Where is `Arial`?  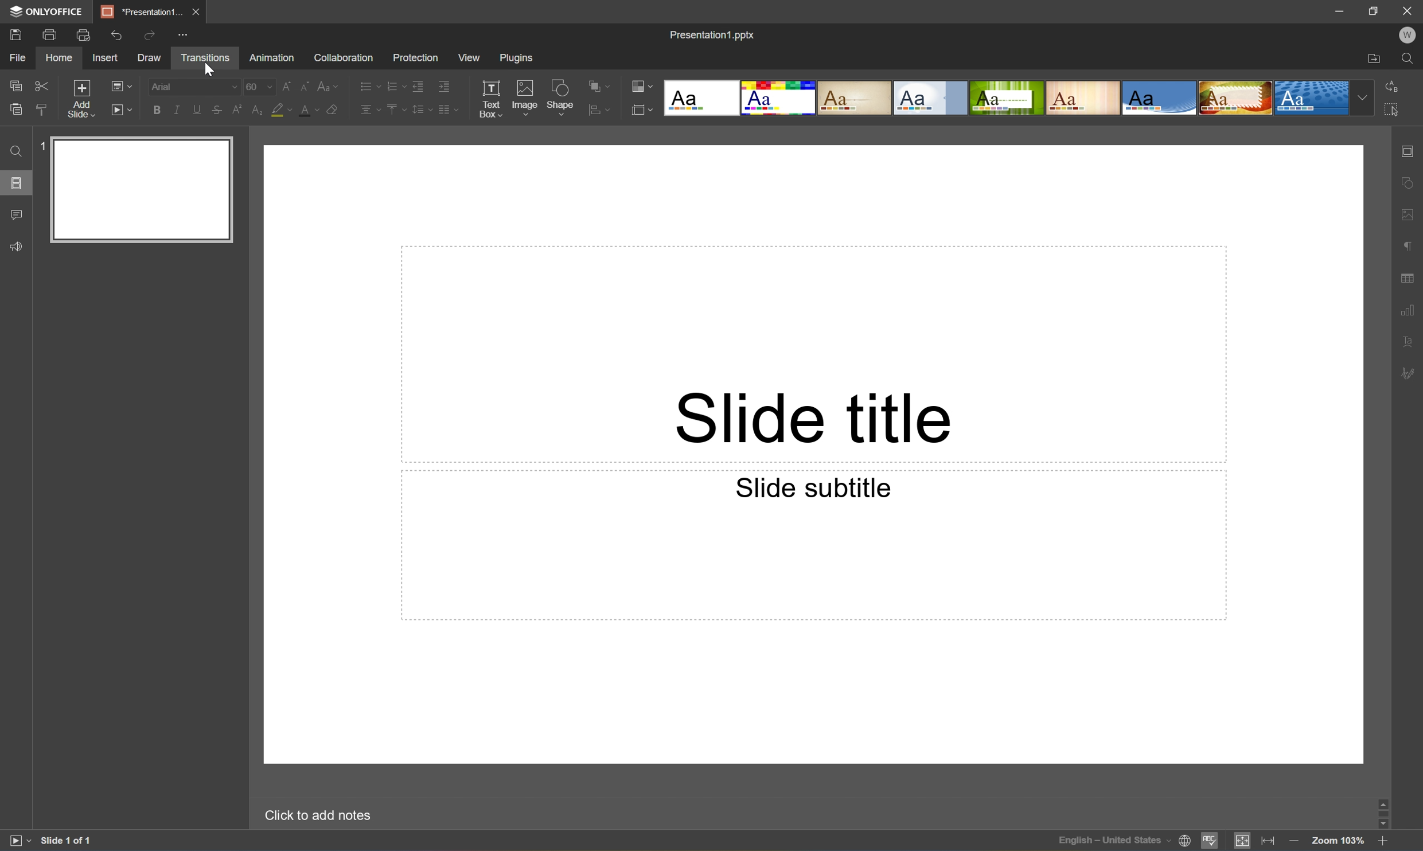 Arial is located at coordinates (193, 87).